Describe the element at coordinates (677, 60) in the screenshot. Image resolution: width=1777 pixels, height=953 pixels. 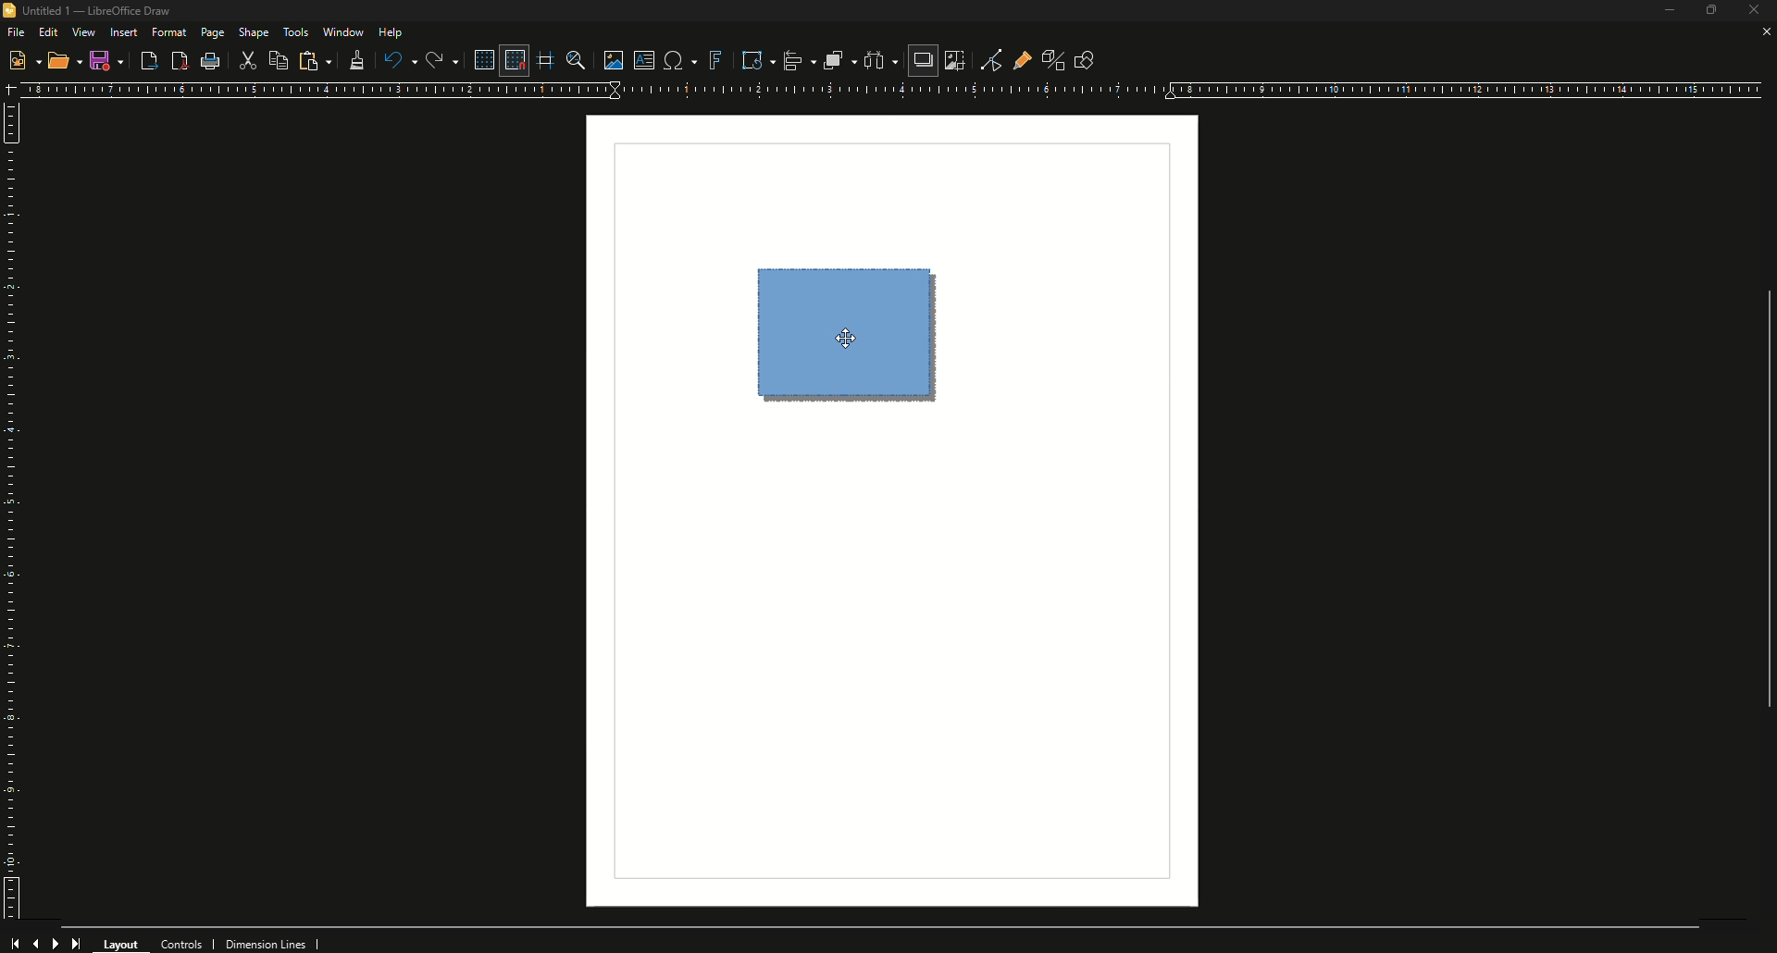
I see `Insert Special Characters` at that location.